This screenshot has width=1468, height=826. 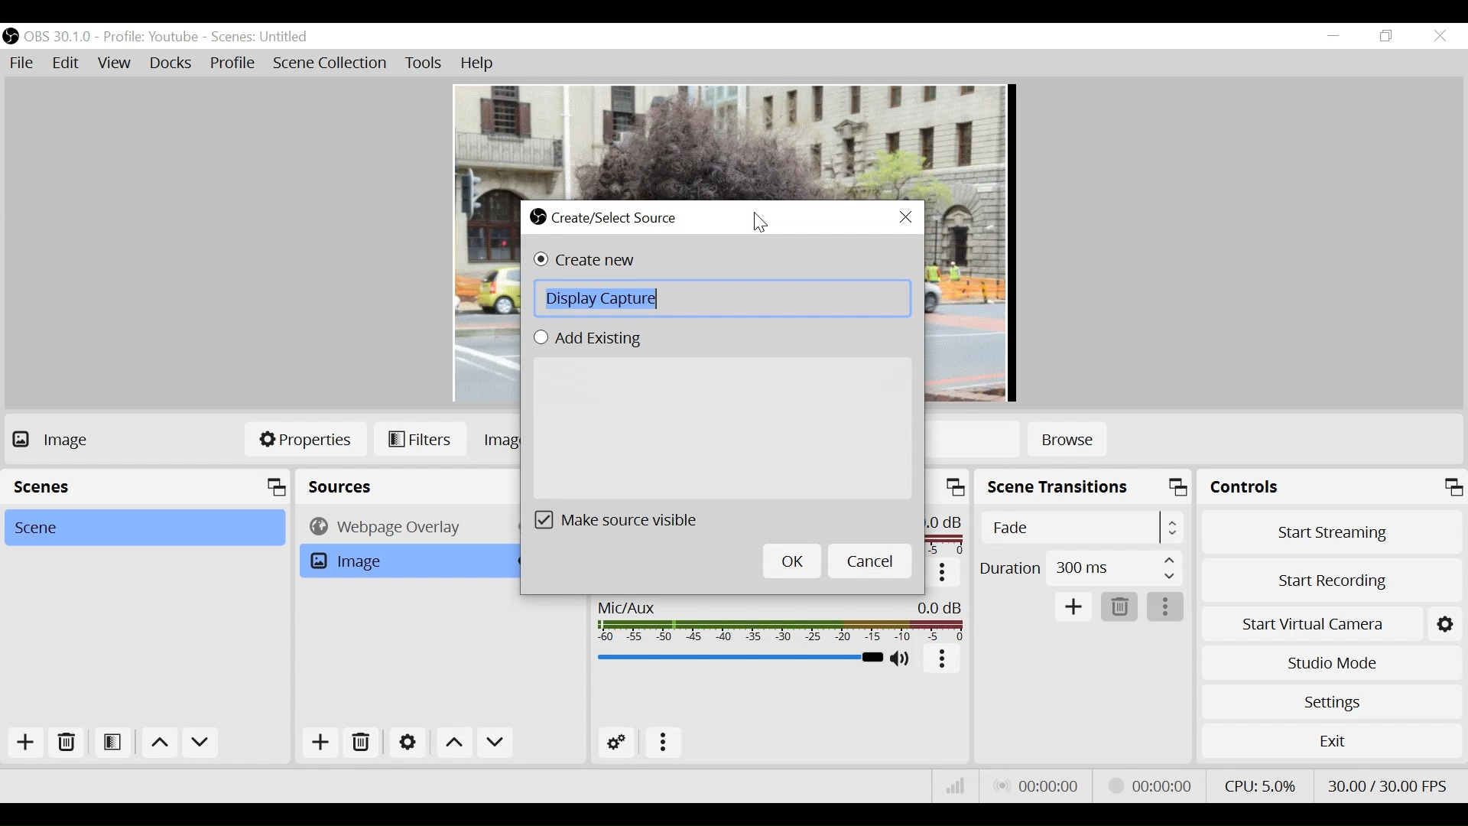 What do you see at coordinates (408, 742) in the screenshot?
I see `Settings` at bounding box center [408, 742].